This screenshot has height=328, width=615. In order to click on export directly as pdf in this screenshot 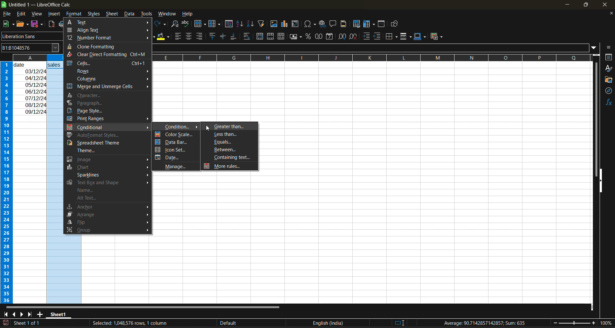, I will do `click(51, 24)`.